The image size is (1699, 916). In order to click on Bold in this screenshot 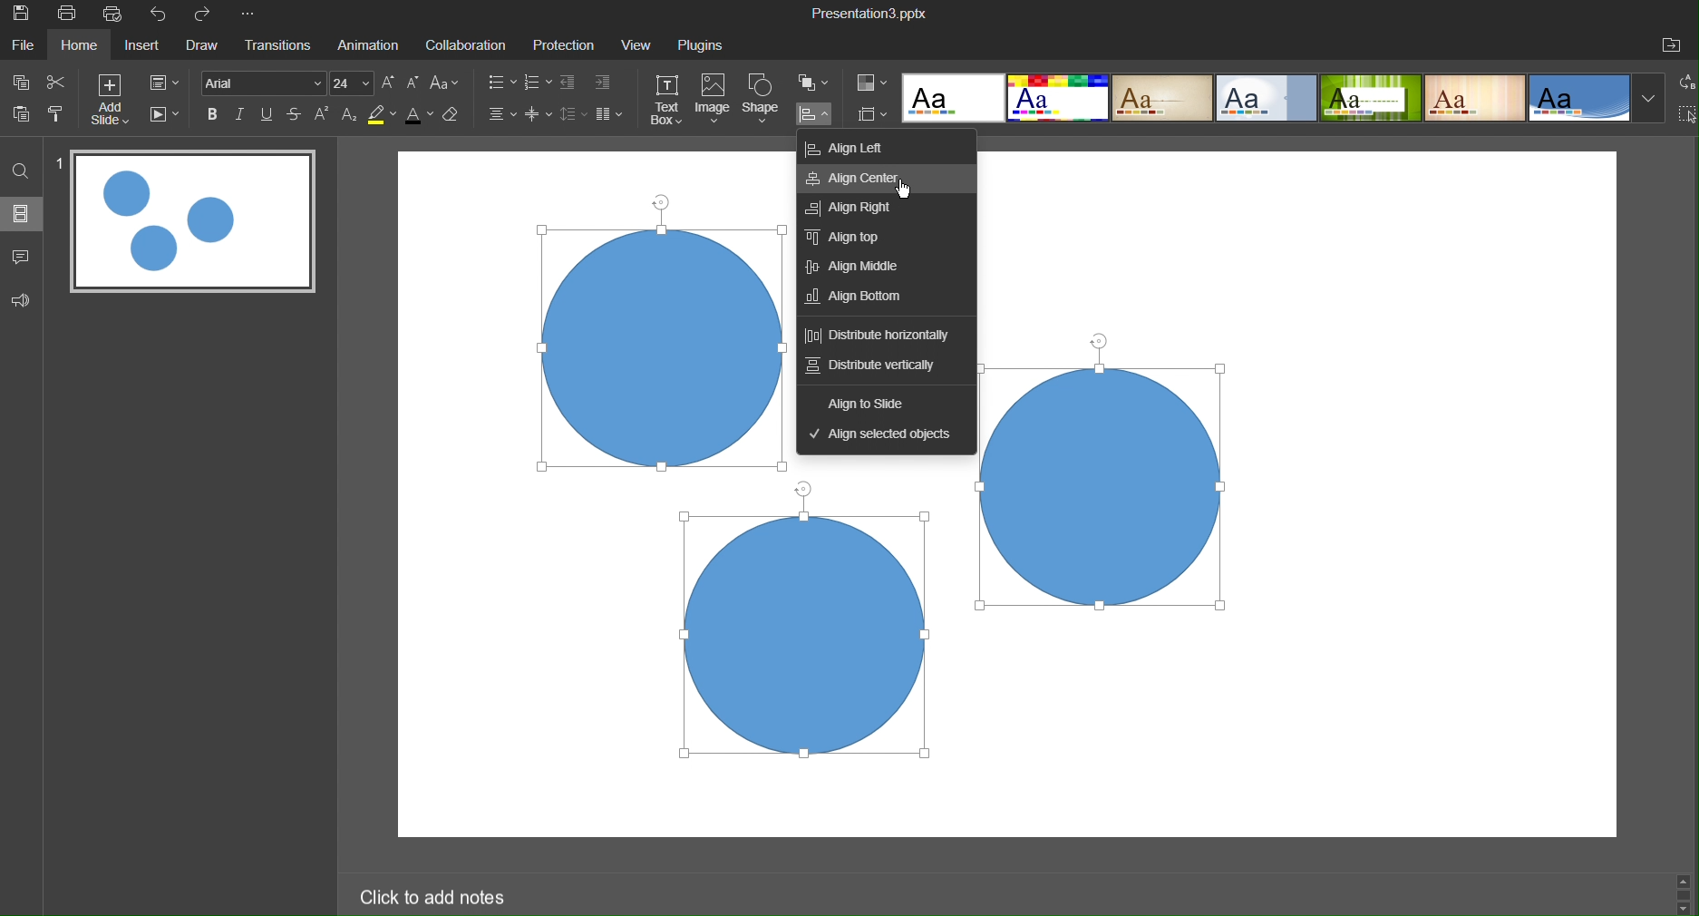, I will do `click(214, 114)`.